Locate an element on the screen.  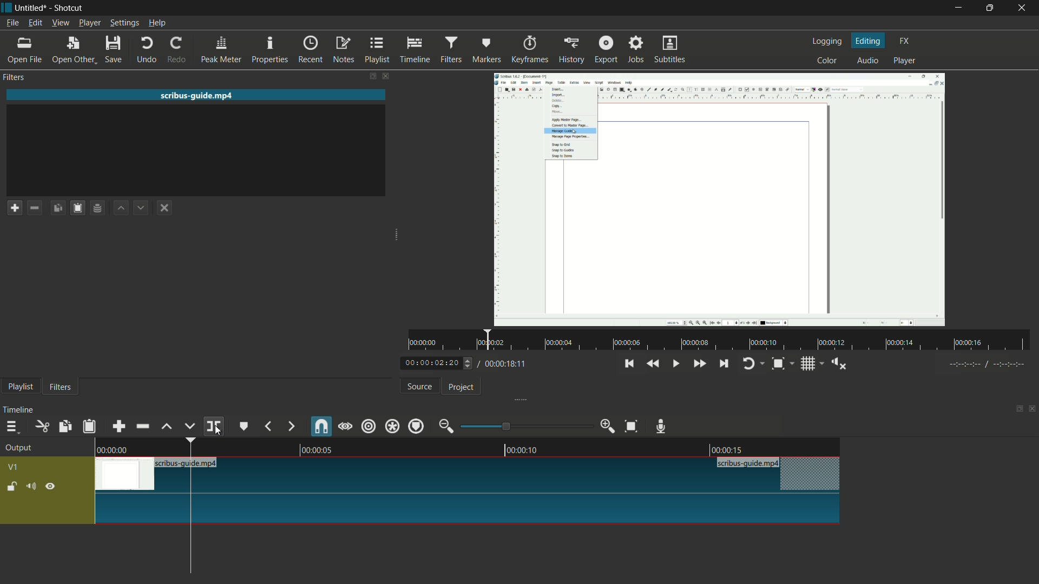
change layout is located at coordinates (370, 75).